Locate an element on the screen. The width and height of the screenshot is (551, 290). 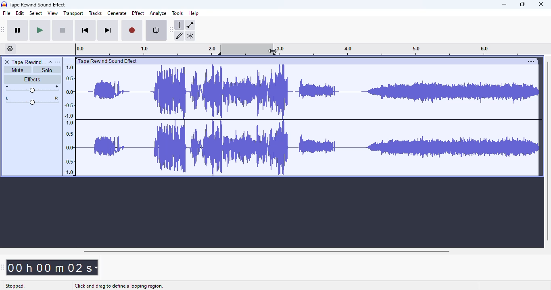
tape rewind sound effect is located at coordinates (28, 62).